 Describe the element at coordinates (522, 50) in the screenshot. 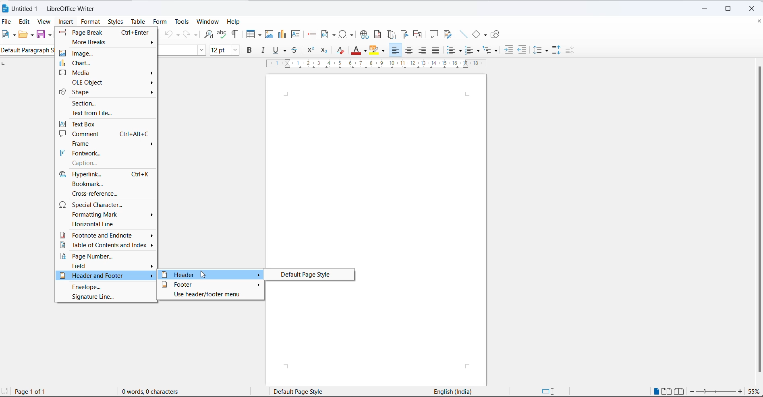

I see `decrease indent` at that location.